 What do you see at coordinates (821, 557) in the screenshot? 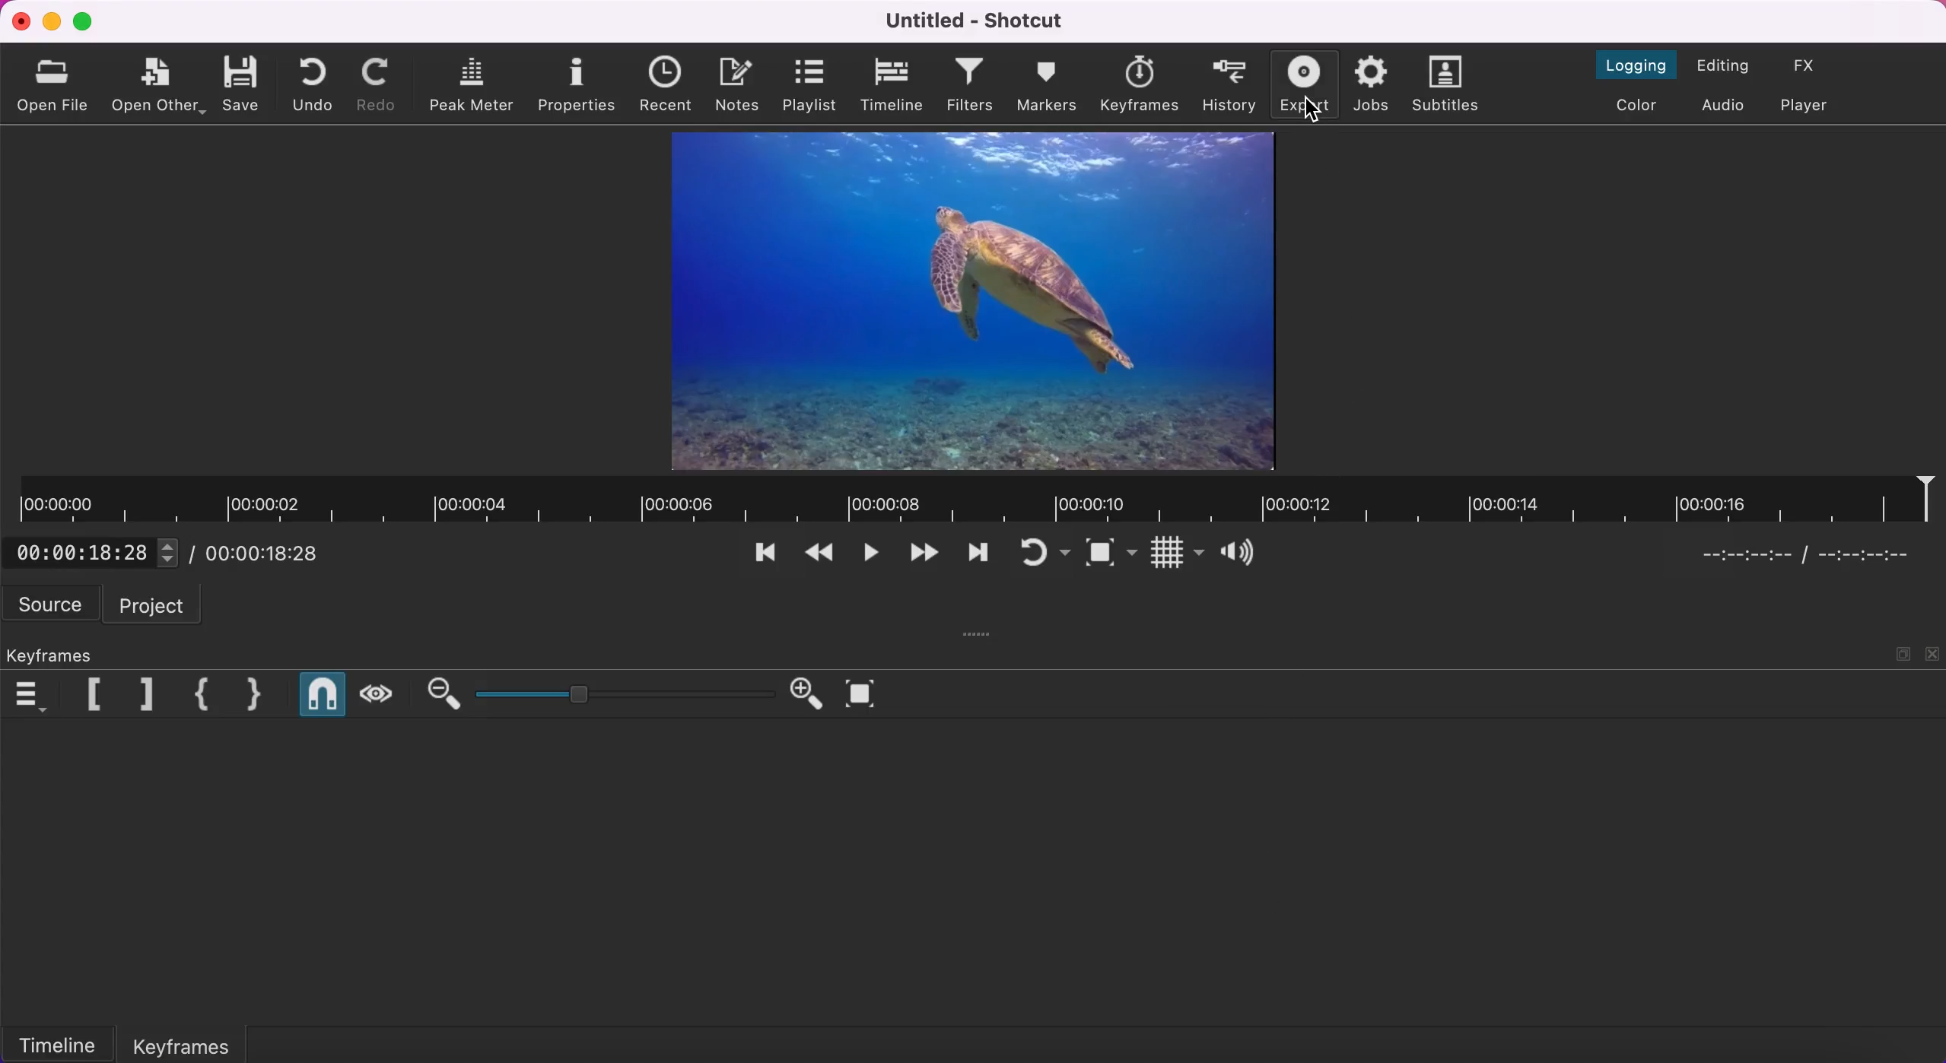
I see `play quickly backwards` at bounding box center [821, 557].